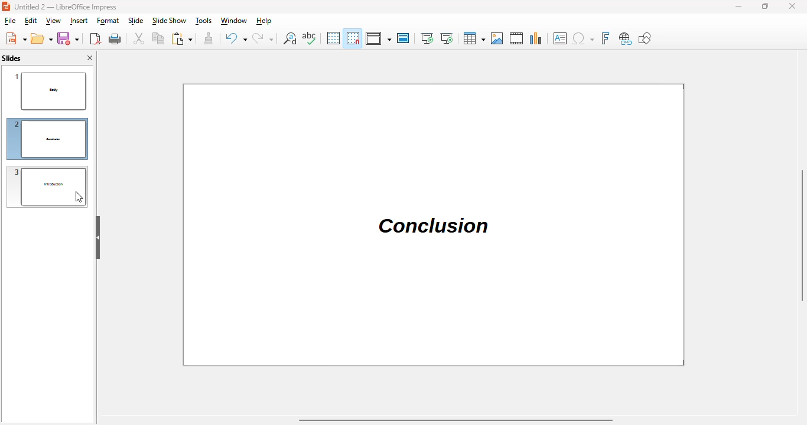 This screenshot has width=807, height=425. Describe the element at coordinates (138, 38) in the screenshot. I see `cut` at that location.